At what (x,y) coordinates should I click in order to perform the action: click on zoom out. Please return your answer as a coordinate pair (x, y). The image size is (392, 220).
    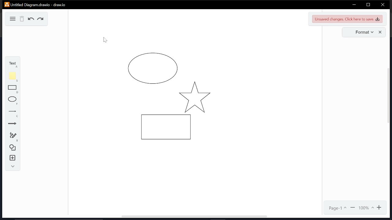
    Looking at the image, I should click on (353, 208).